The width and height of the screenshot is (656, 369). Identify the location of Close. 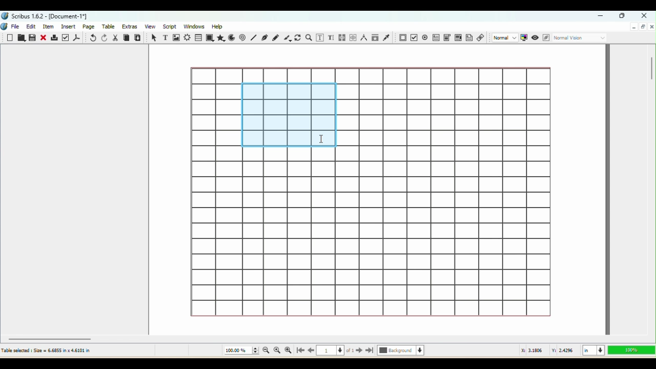
(44, 37).